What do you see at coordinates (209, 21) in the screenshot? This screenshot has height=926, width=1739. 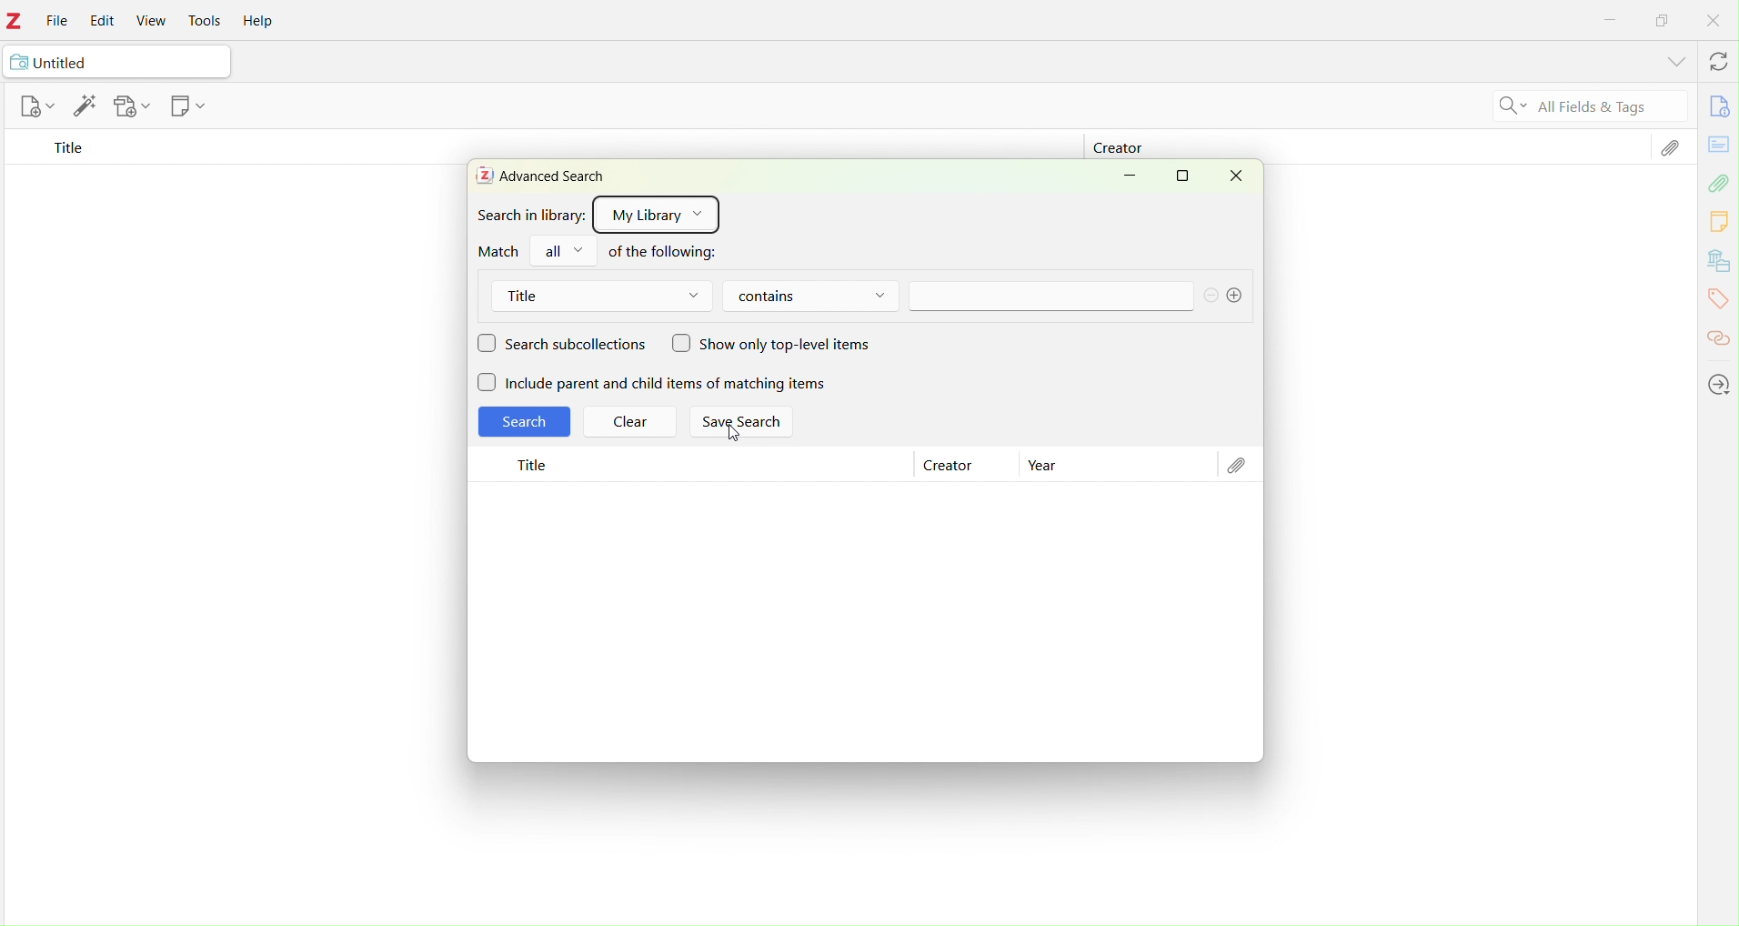 I see `Tools` at bounding box center [209, 21].